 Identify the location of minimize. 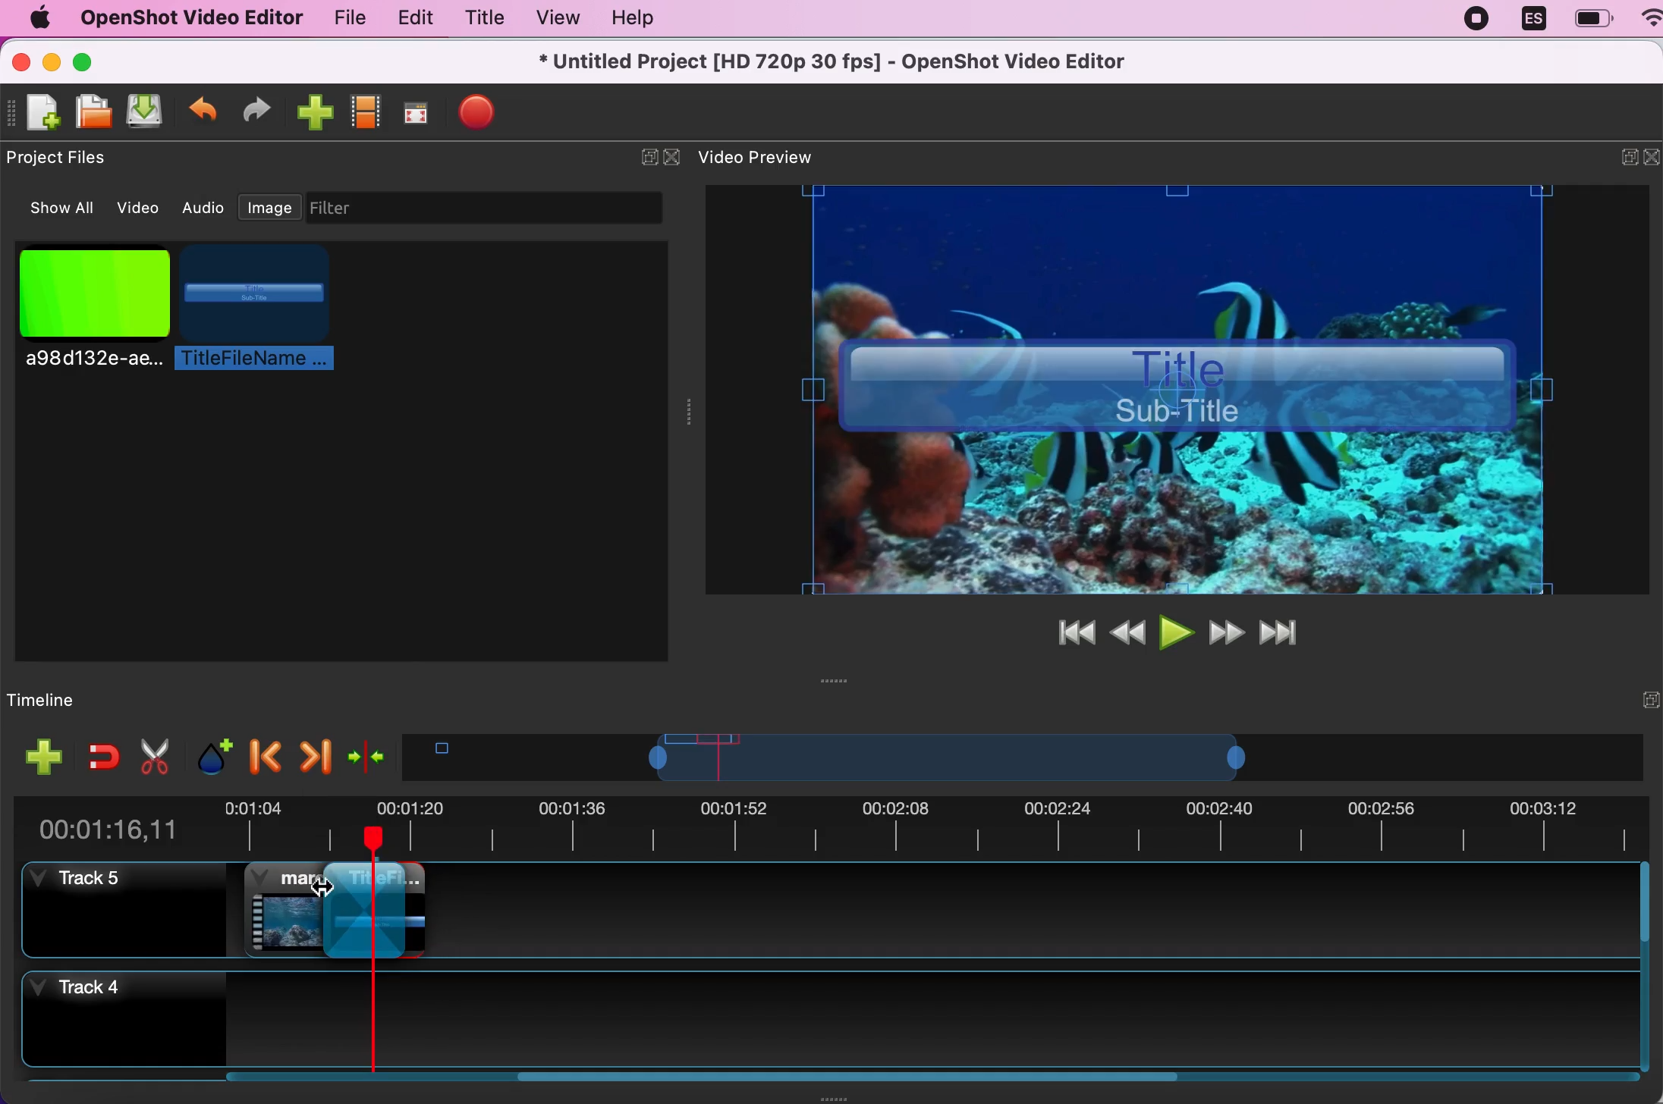
(1617, 160).